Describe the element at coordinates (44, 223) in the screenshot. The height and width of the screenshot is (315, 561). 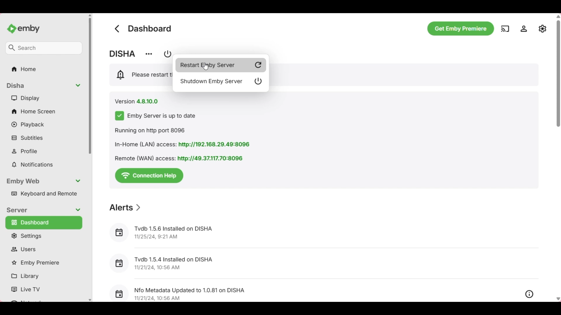
I see `Dashboard, current selection highlighted` at that location.